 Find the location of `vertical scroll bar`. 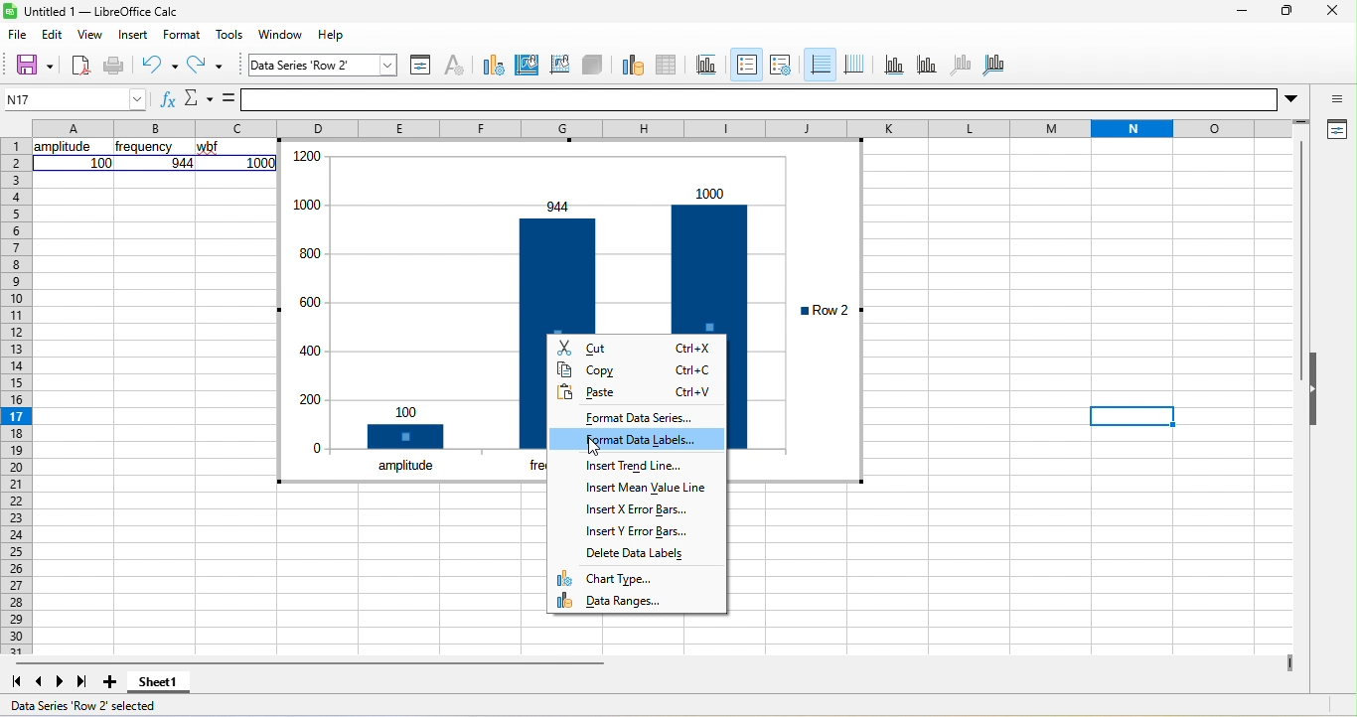

vertical scroll bar is located at coordinates (1303, 241).